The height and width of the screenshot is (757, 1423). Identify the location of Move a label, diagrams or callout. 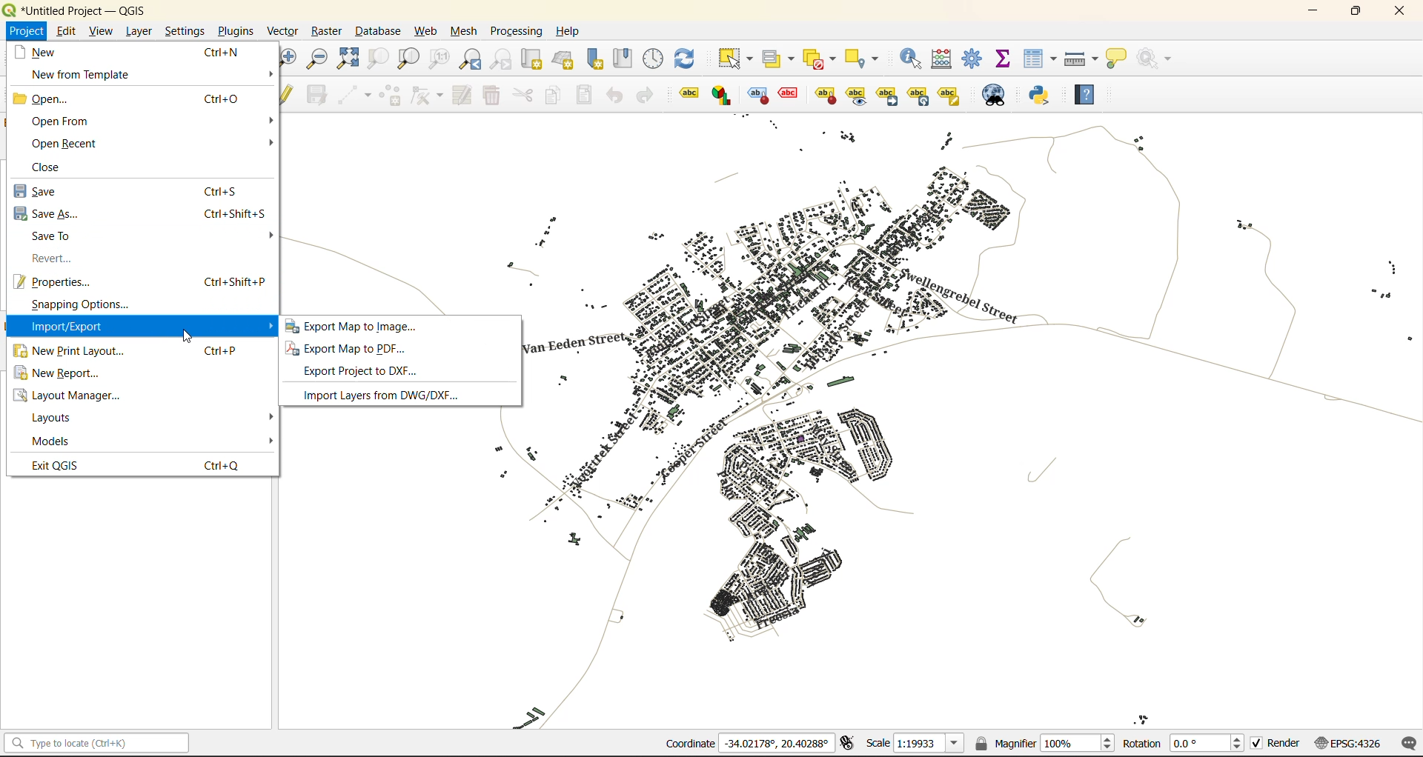
(888, 95).